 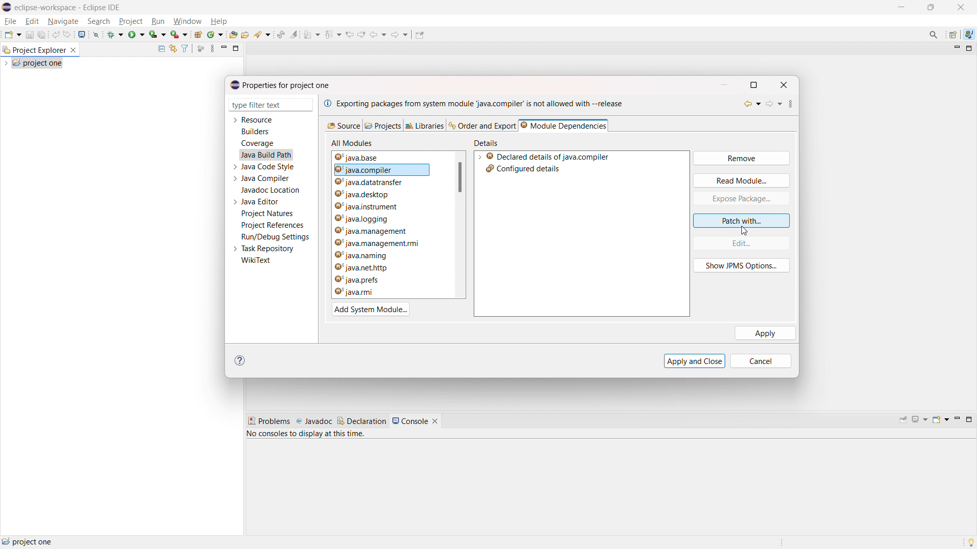 I want to click on maximize, so click(x=758, y=84).